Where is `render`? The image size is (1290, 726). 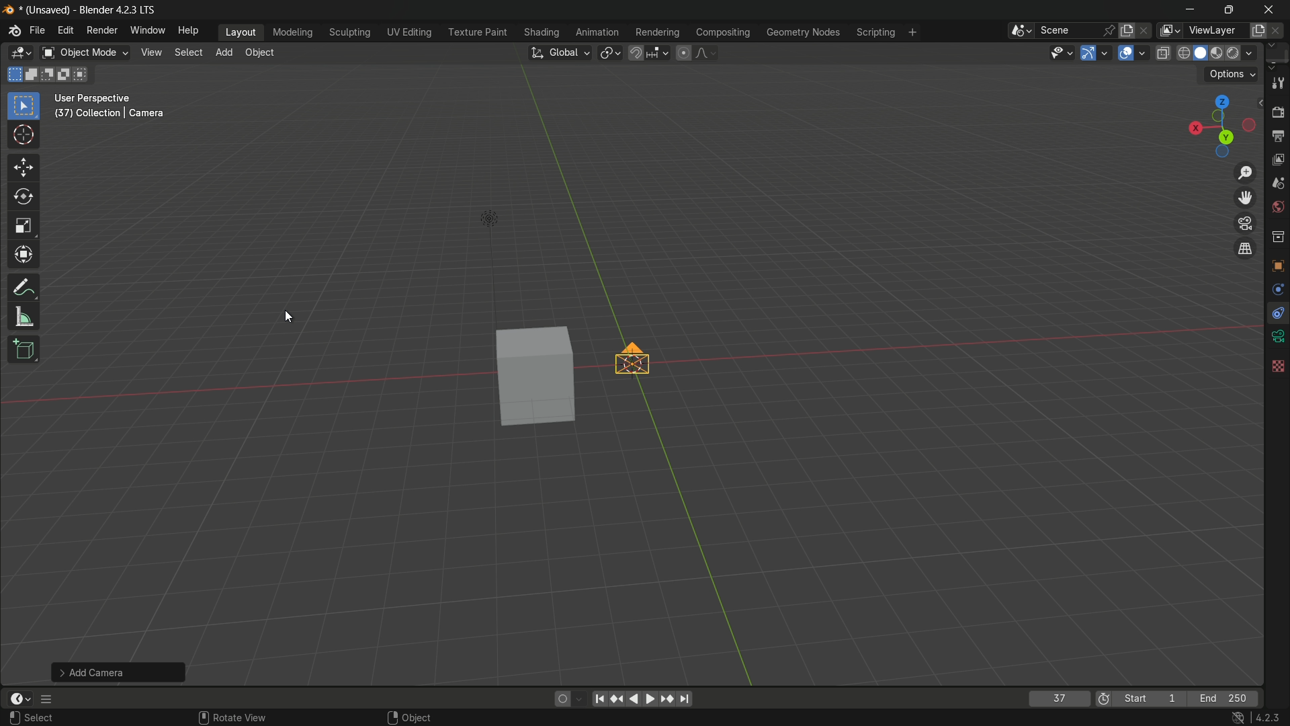 render is located at coordinates (1245, 52).